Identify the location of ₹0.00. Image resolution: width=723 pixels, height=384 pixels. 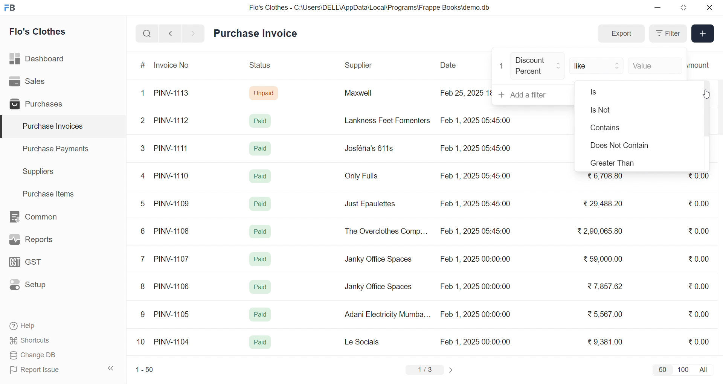
(694, 204).